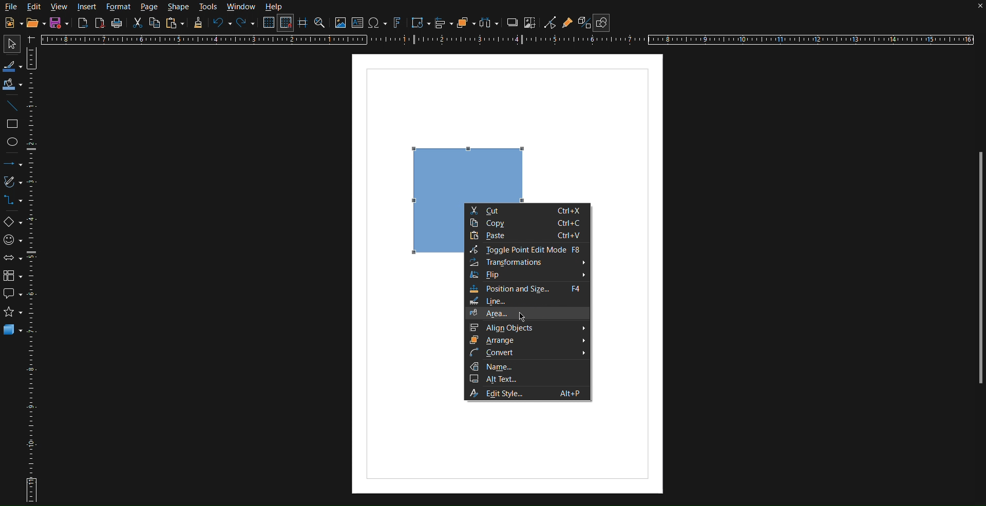  Describe the element at coordinates (88, 8) in the screenshot. I see `Insert` at that location.